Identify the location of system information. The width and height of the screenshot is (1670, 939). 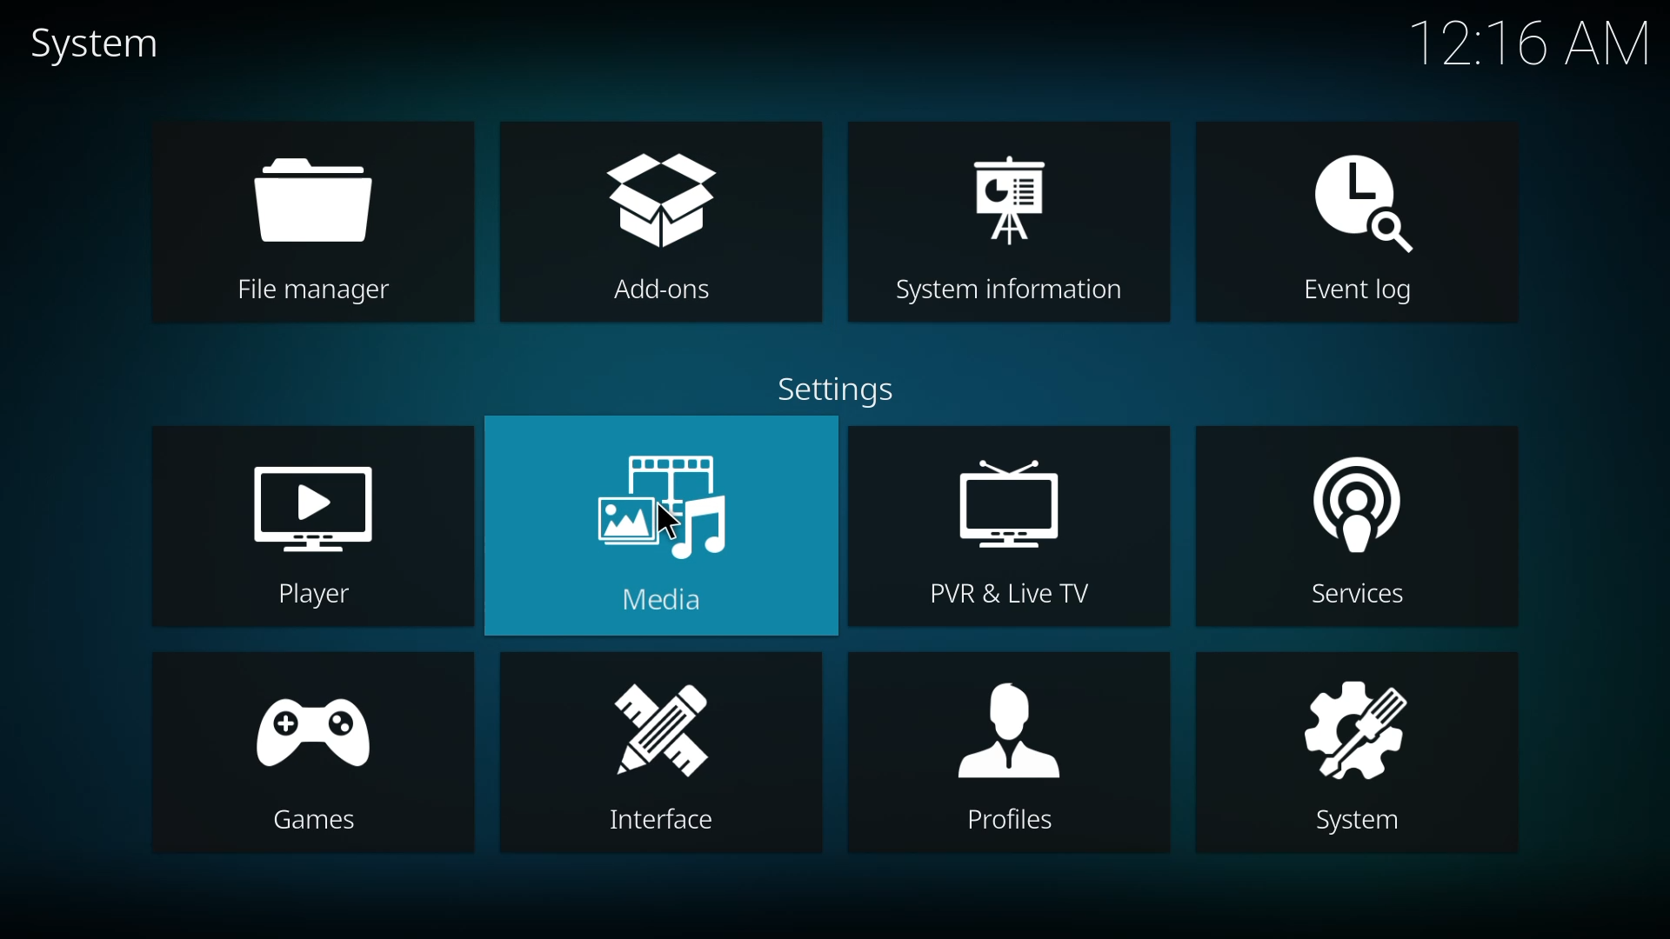
(1007, 198).